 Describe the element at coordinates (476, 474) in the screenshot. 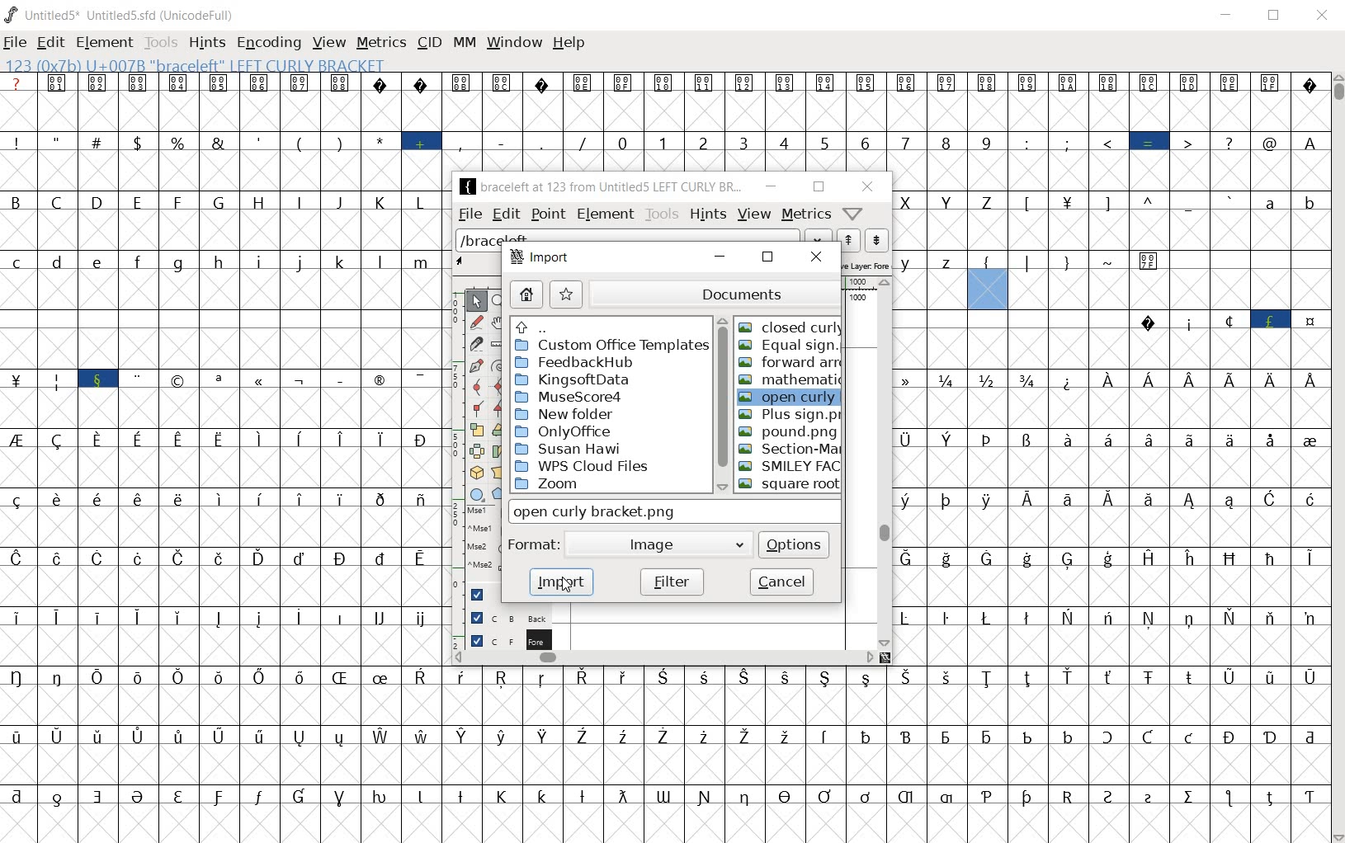

I see `rotate the selection in 3D and project back to plane` at that location.